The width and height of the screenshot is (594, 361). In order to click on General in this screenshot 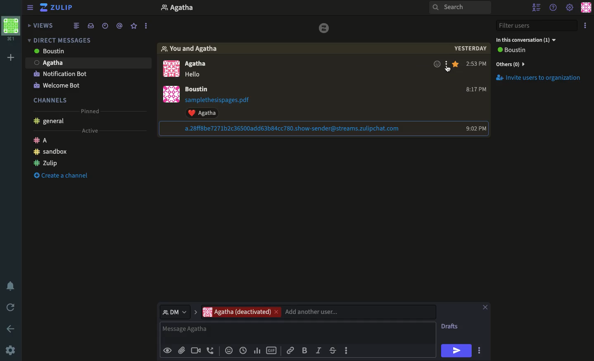, I will do `click(50, 122)`.